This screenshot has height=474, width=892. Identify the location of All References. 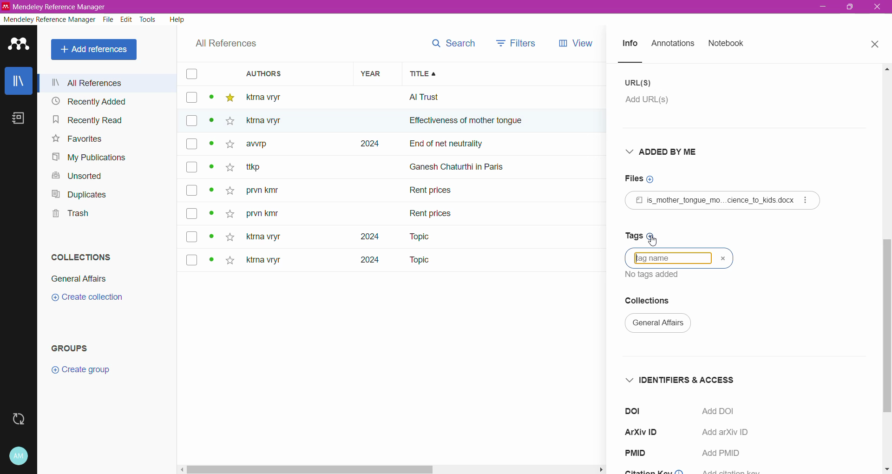
(226, 44).